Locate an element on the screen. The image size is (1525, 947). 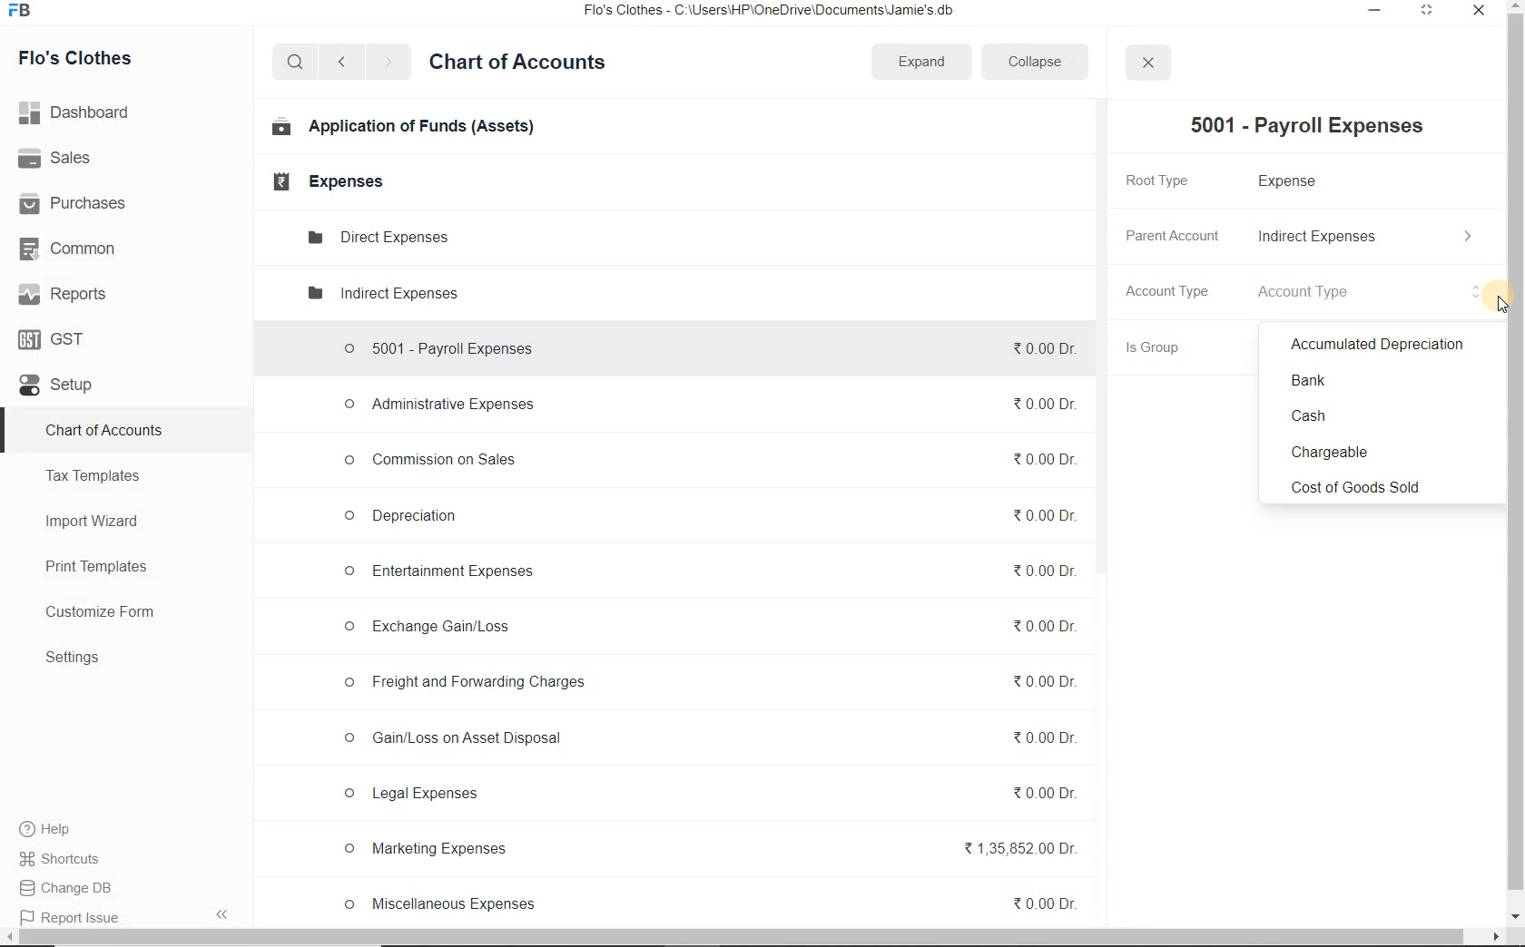
horizontal scrollbar is located at coordinates (743, 937).